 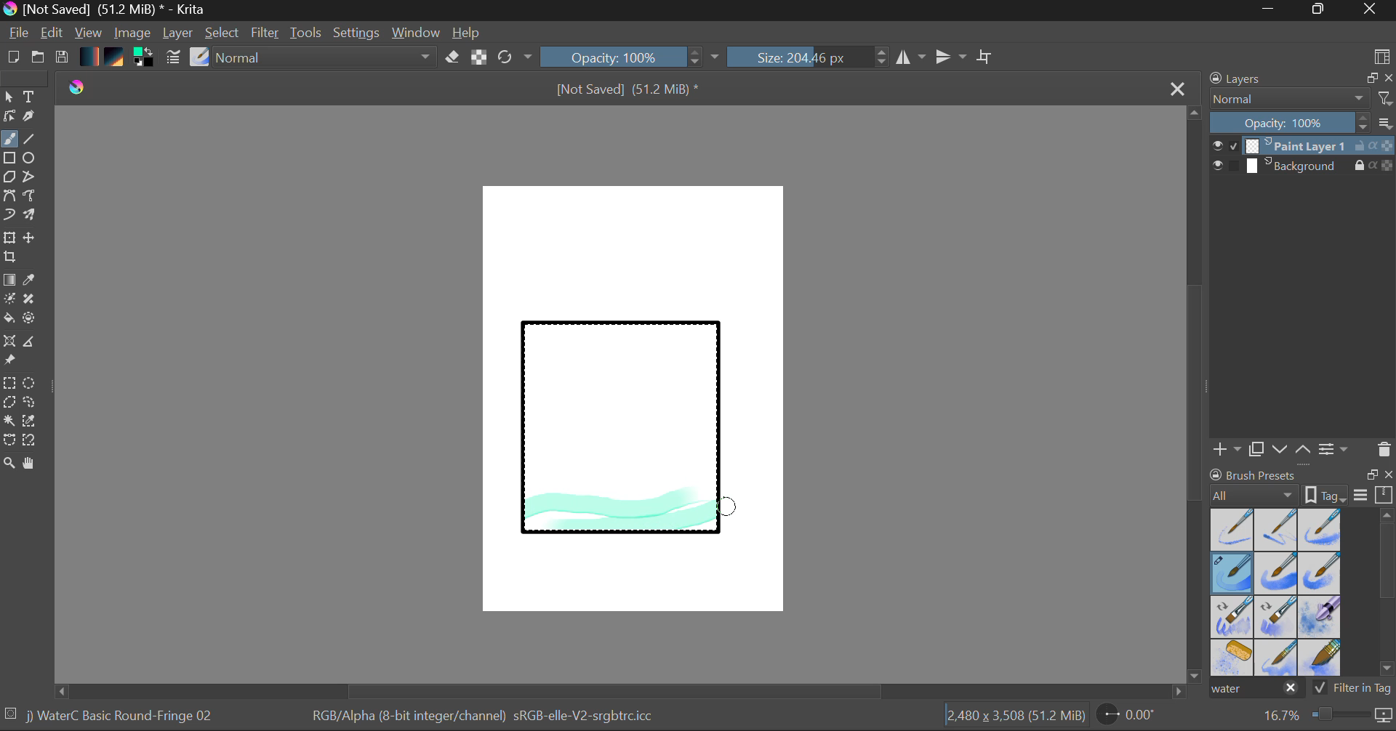 I want to click on Water C - Spread, so click(x=1277, y=658).